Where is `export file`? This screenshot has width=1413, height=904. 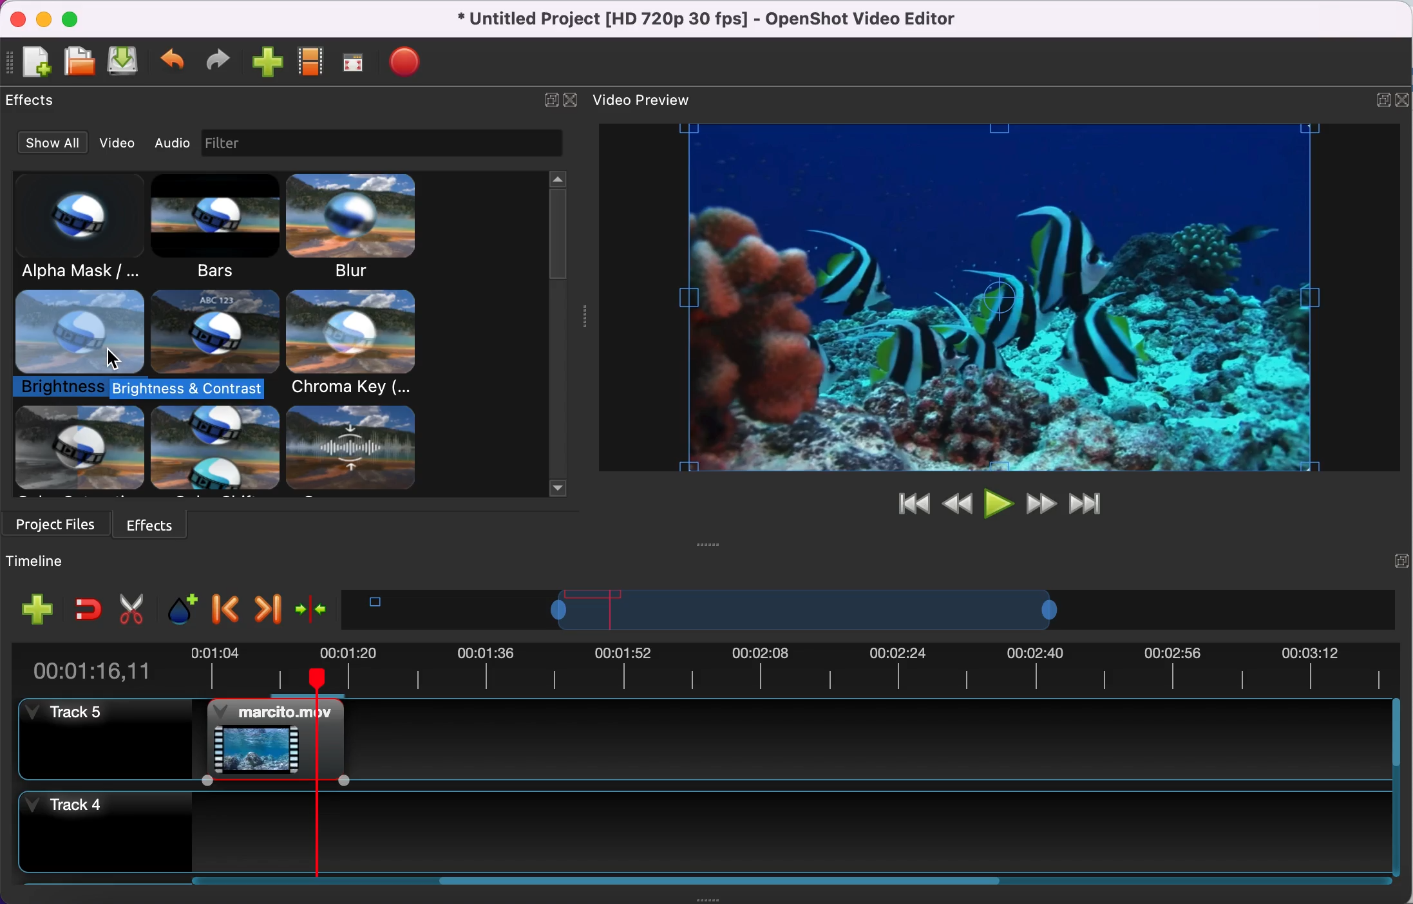 export file is located at coordinates (404, 64).